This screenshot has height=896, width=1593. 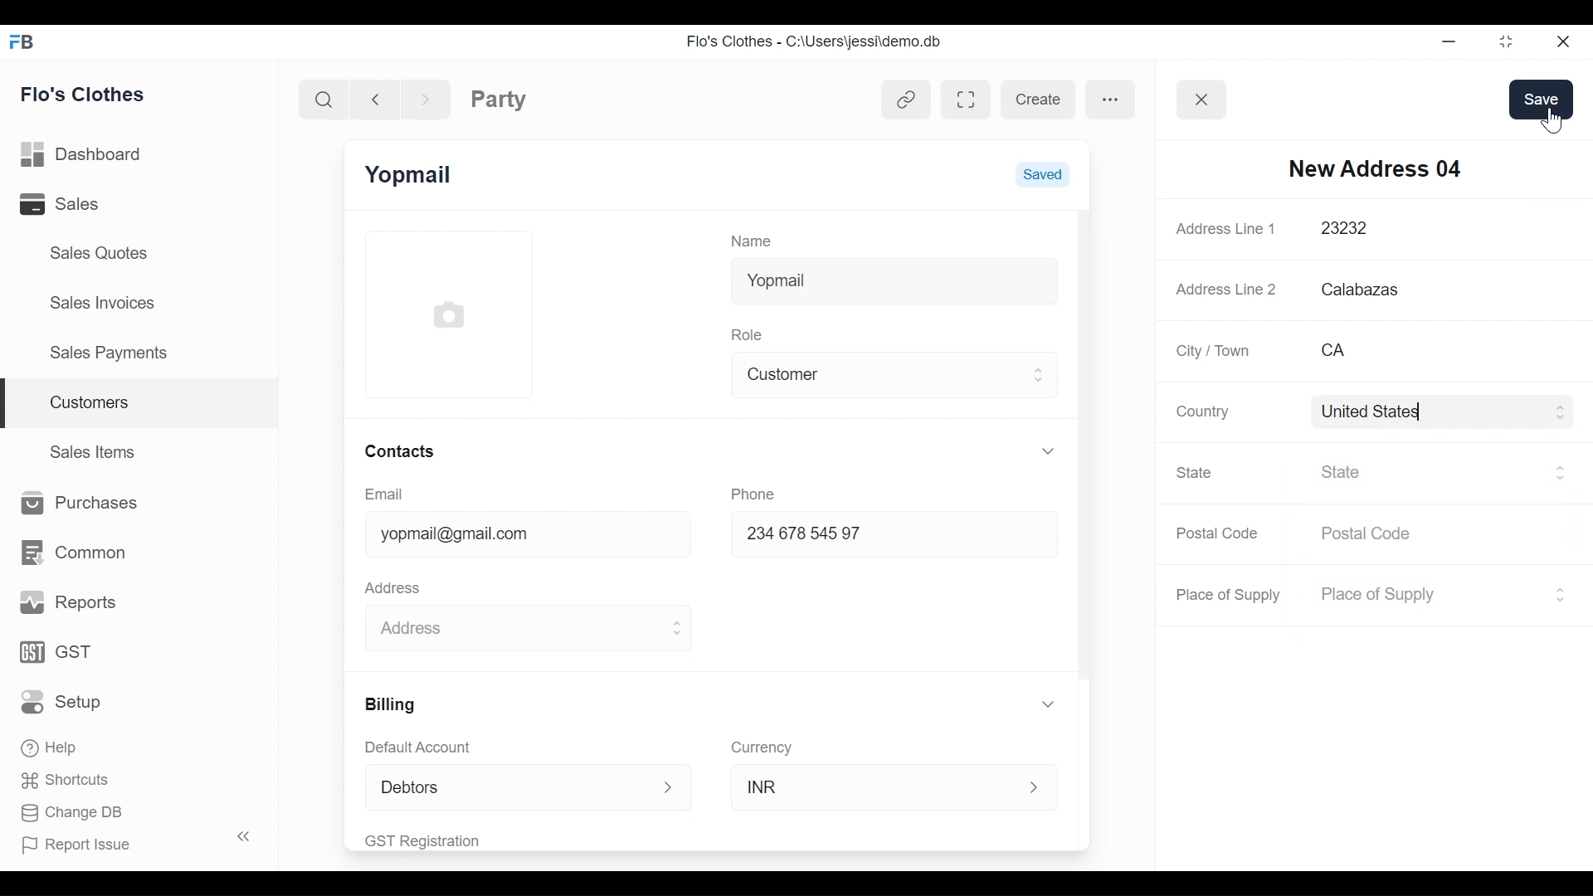 What do you see at coordinates (105, 301) in the screenshot?
I see `Sales Invoices` at bounding box center [105, 301].